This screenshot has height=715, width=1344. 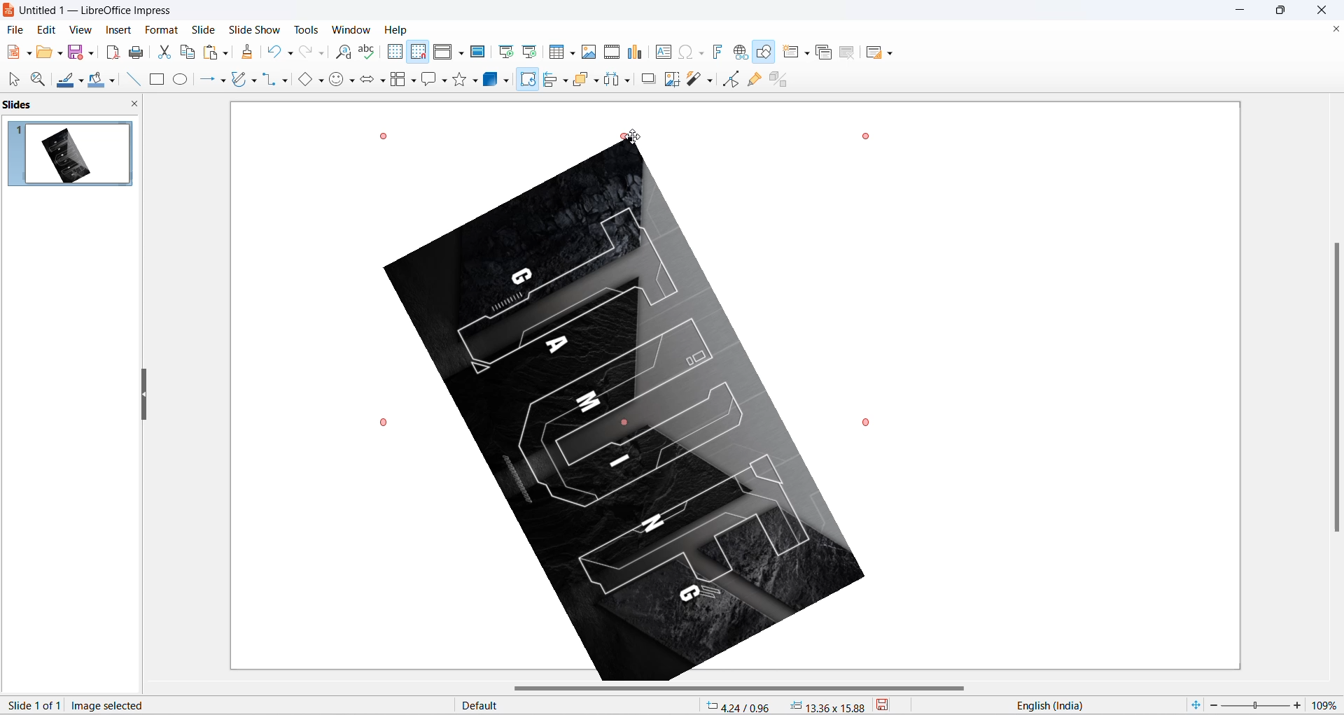 I want to click on zoom percentage, so click(x=1327, y=703).